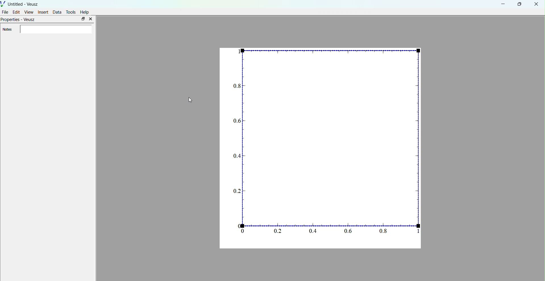  Describe the element at coordinates (29, 12) in the screenshot. I see `View` at that location.